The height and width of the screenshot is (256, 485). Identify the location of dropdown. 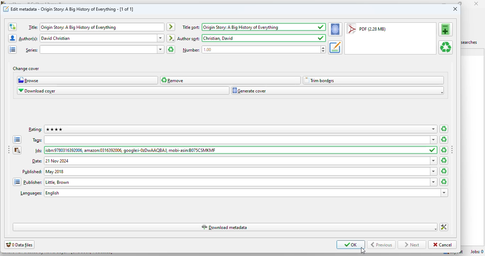
(445, 193).